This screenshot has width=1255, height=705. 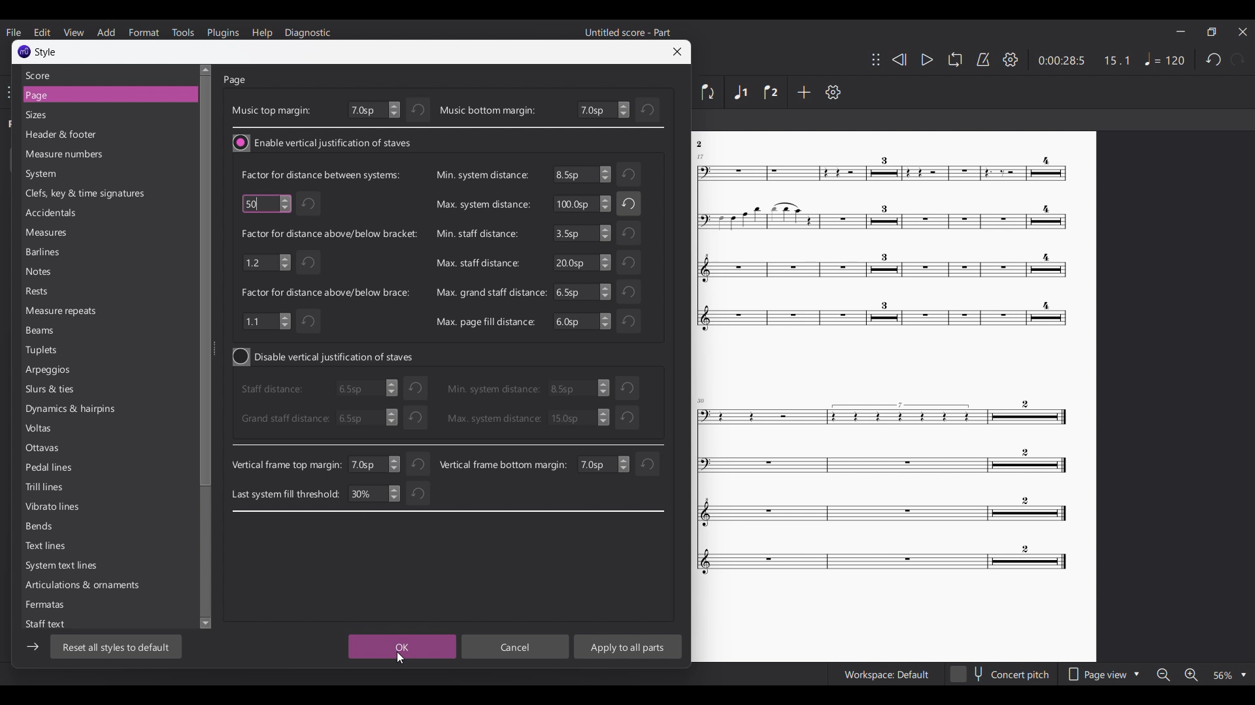 I want to click on Zoom in, so click(x=1191, y=675).